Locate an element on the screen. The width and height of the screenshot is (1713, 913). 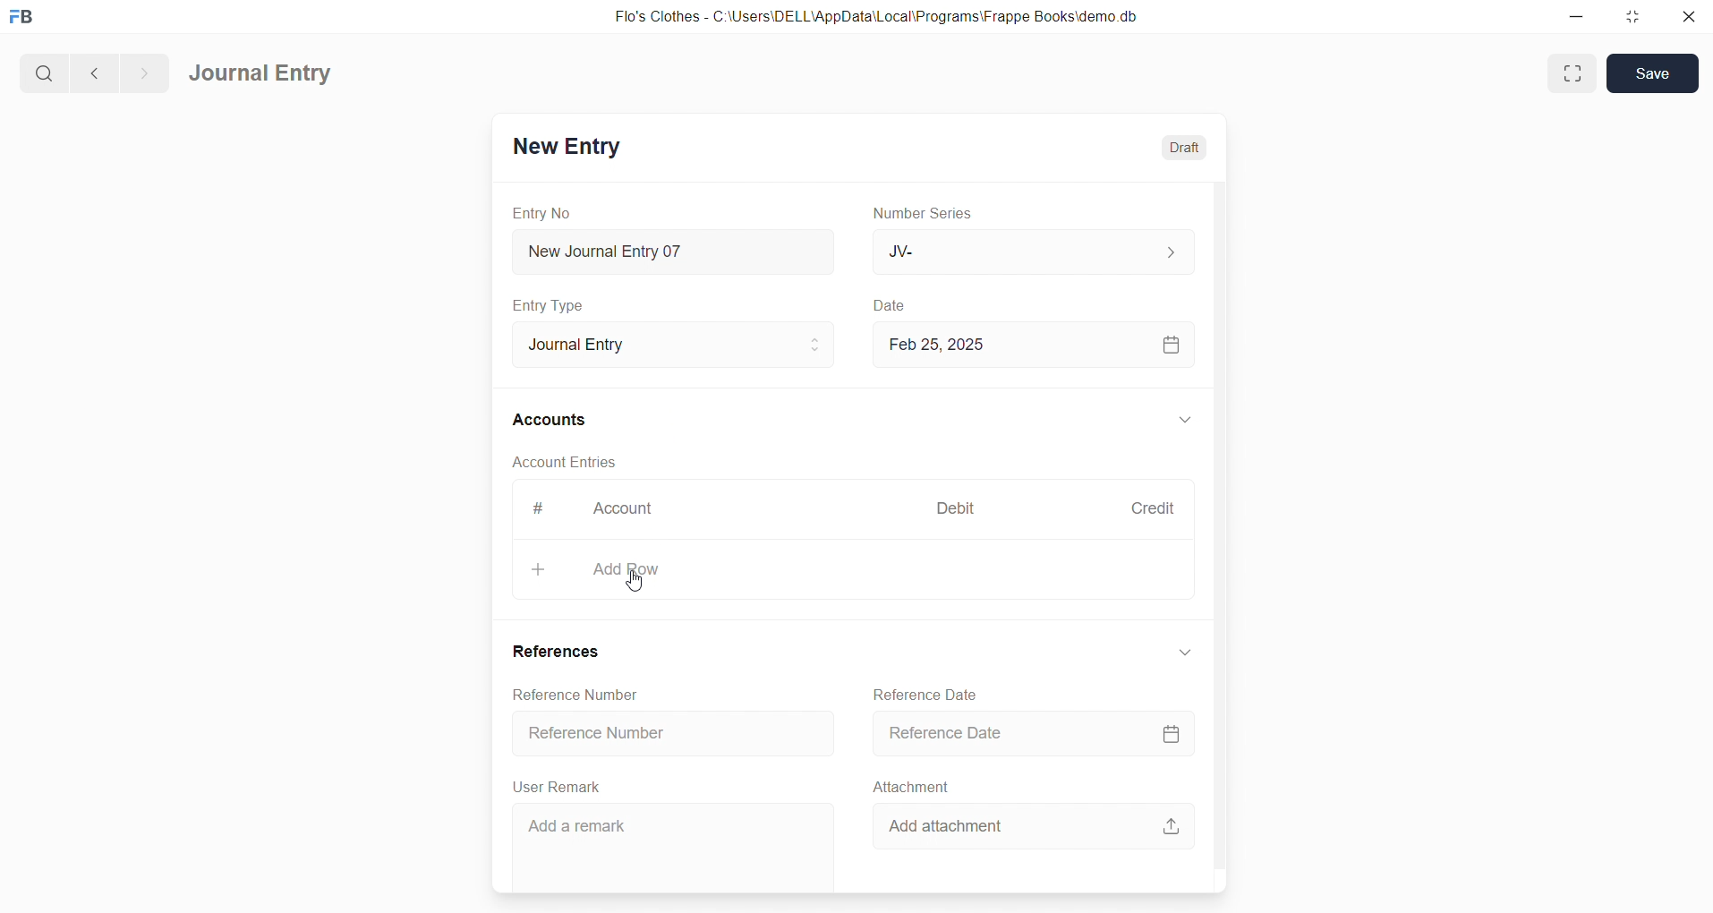
Journal Entry is located at coordinates (668, 345).